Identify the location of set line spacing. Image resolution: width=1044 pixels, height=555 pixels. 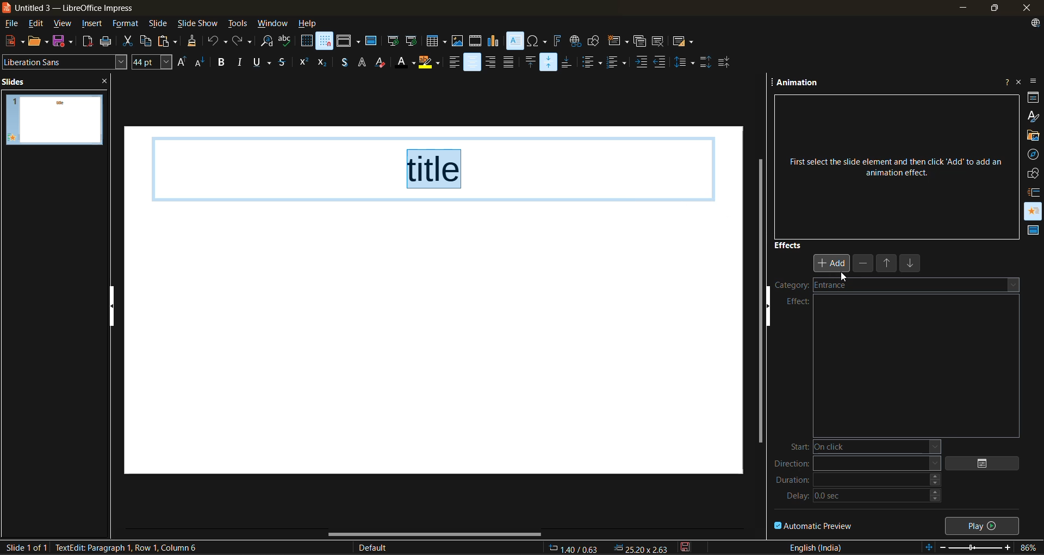
(685, 61).